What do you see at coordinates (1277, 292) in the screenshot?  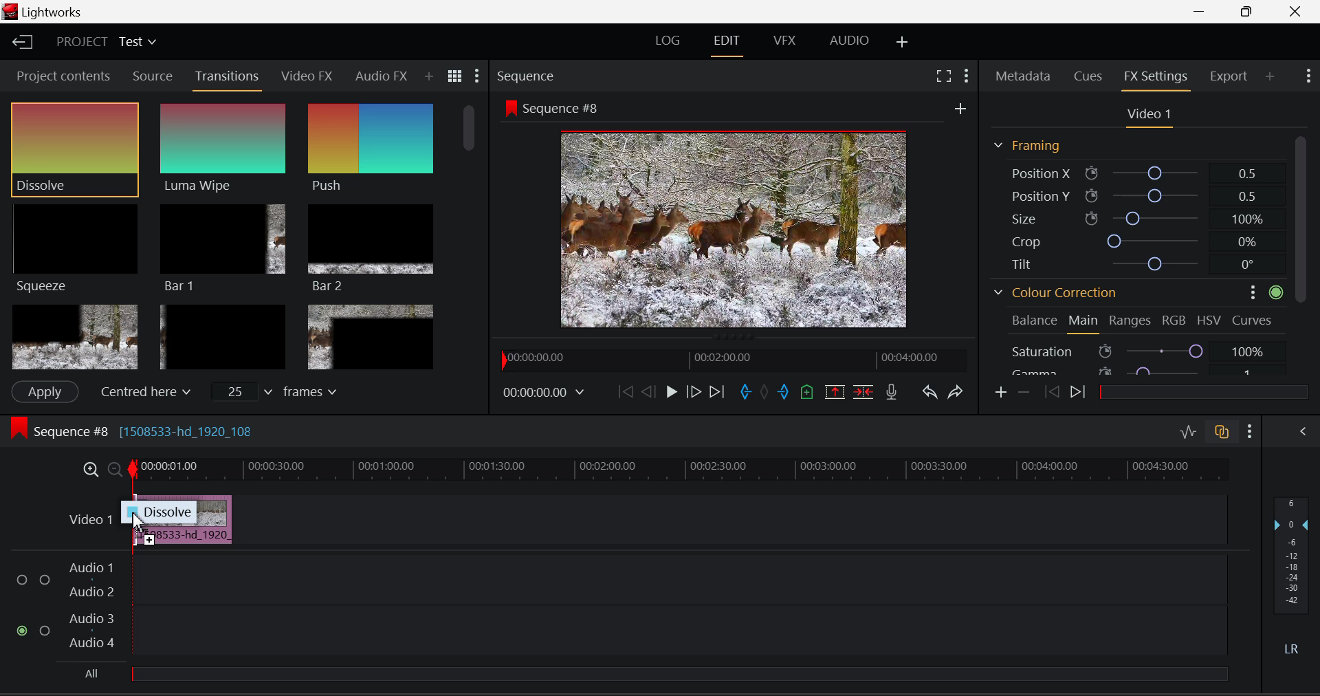 I see `active` at bounding box center [1277, 292].